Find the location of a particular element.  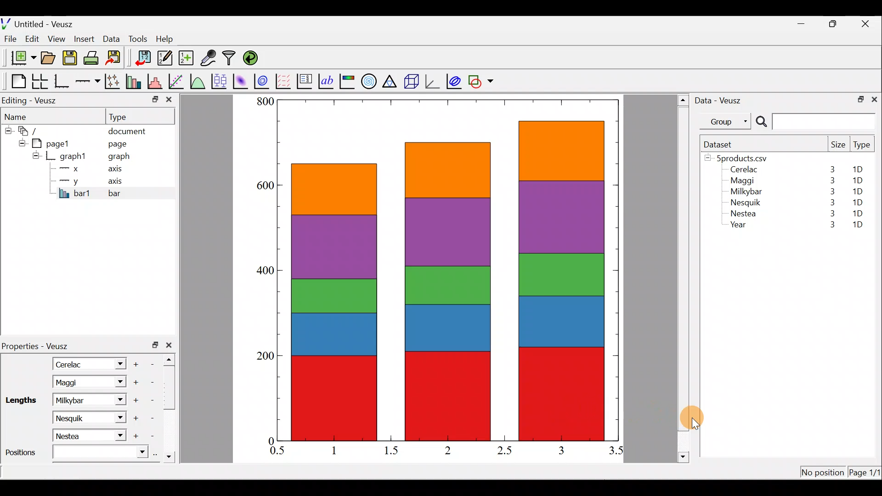

Tools is located at coordinates (137, 38).